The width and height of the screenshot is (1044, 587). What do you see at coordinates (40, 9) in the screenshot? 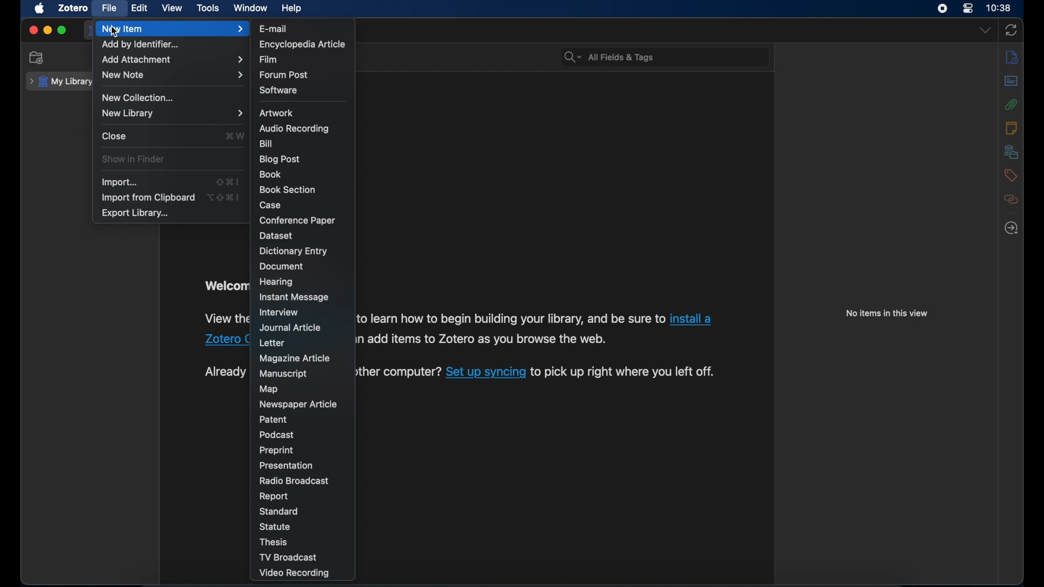
I see `apple` at bounding box center [40, 9].